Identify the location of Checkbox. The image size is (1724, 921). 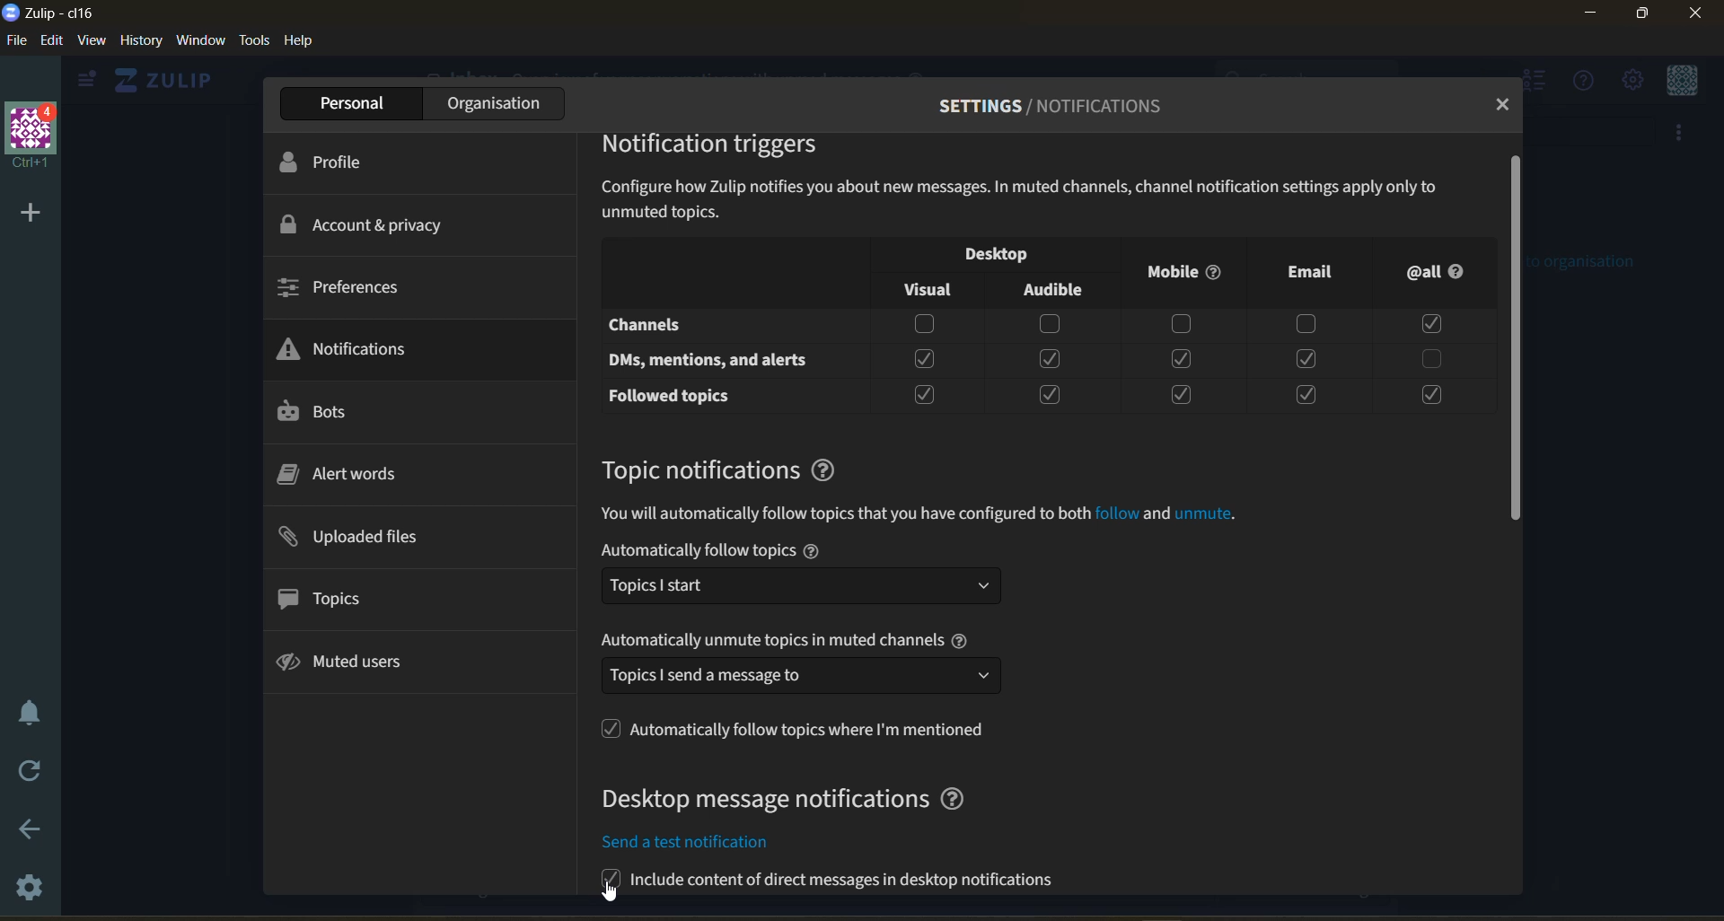
(1181, 394).